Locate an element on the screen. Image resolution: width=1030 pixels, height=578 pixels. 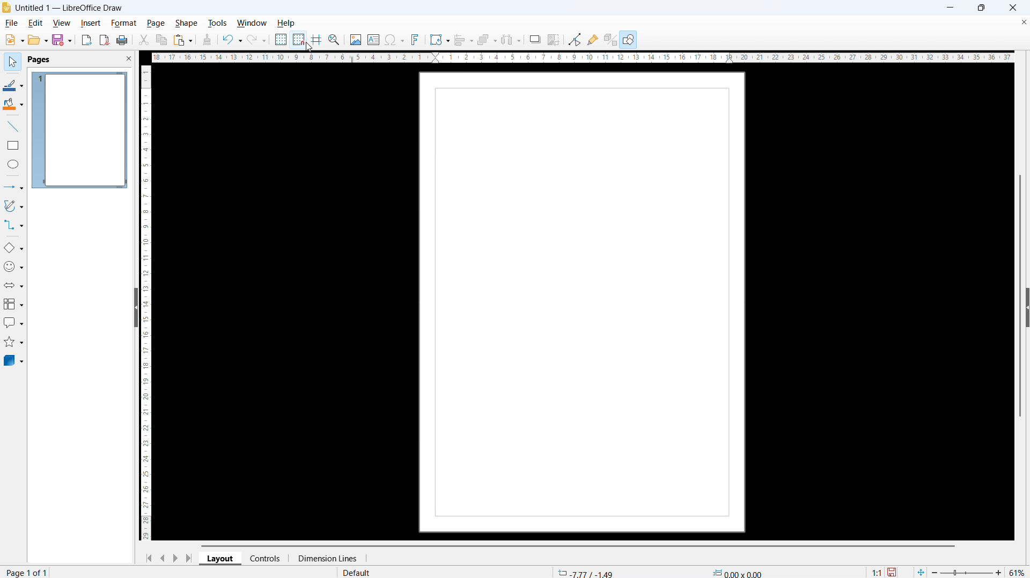
minimise  is located at coordinates (951, 8).